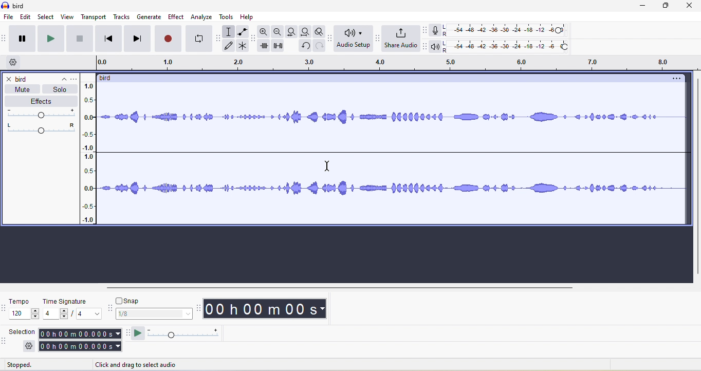 The image size is (701, 371). What do you see at coordinates (60, 77) in the screenshot?
I see `collapse` at bounding box center [60, 77].